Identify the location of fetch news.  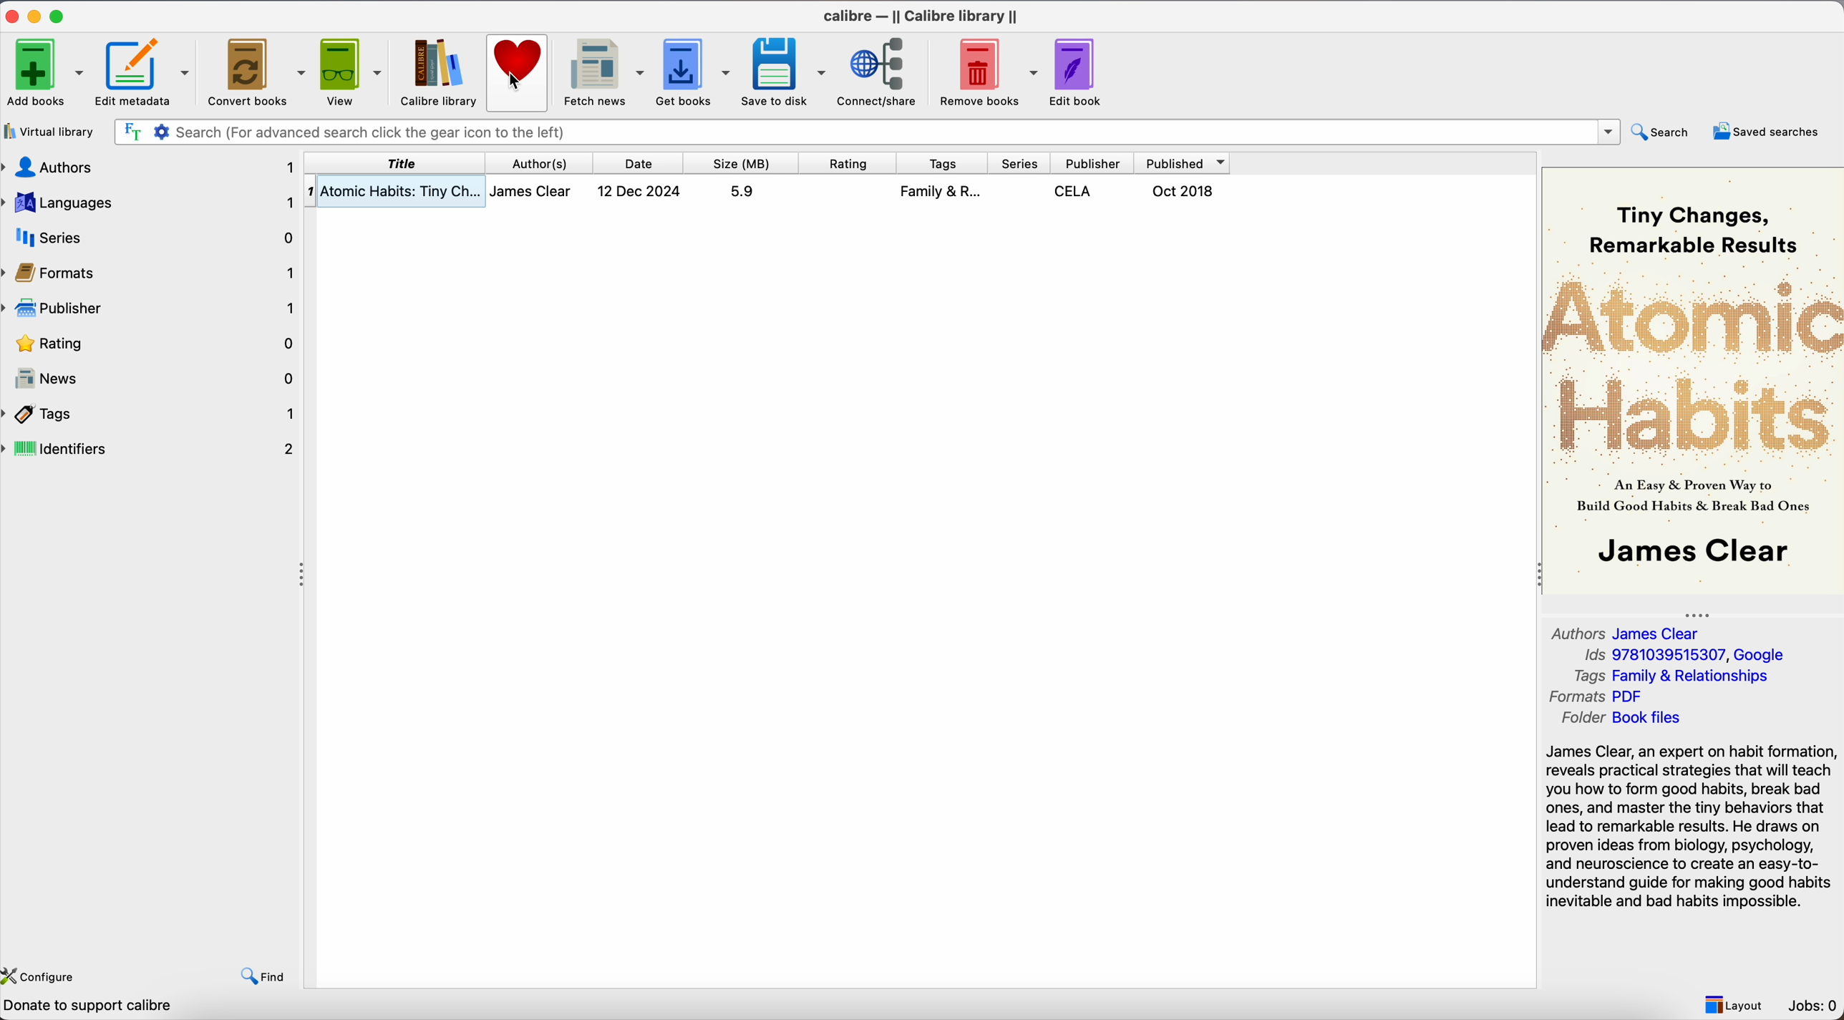
(601, 74).